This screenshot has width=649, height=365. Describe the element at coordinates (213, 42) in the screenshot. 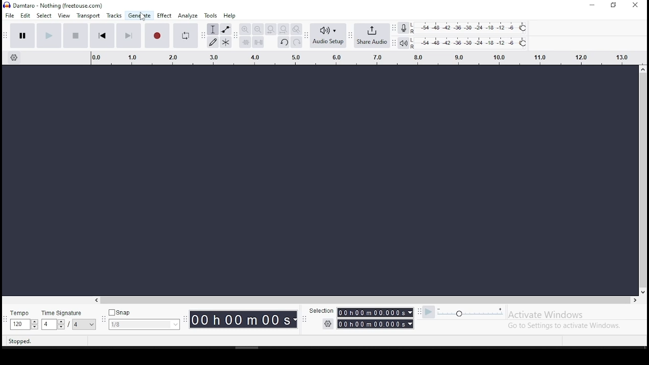

I see `draw tool` at that location.